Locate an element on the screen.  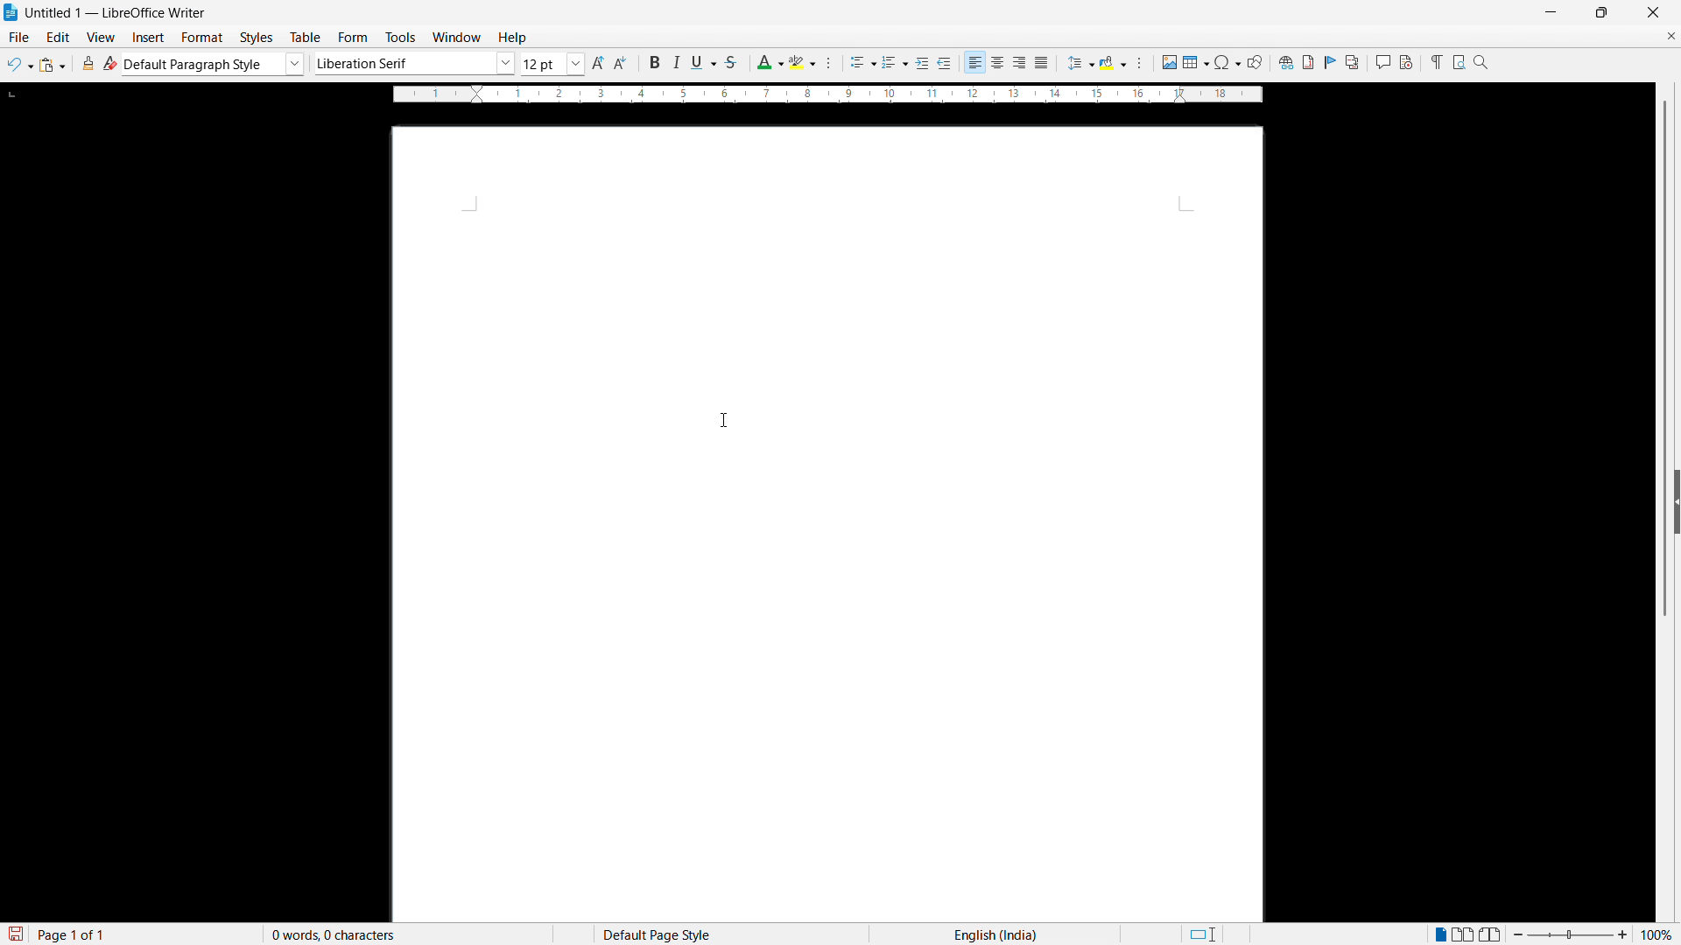
Reduce font size  is located at coordinates (622, 63).